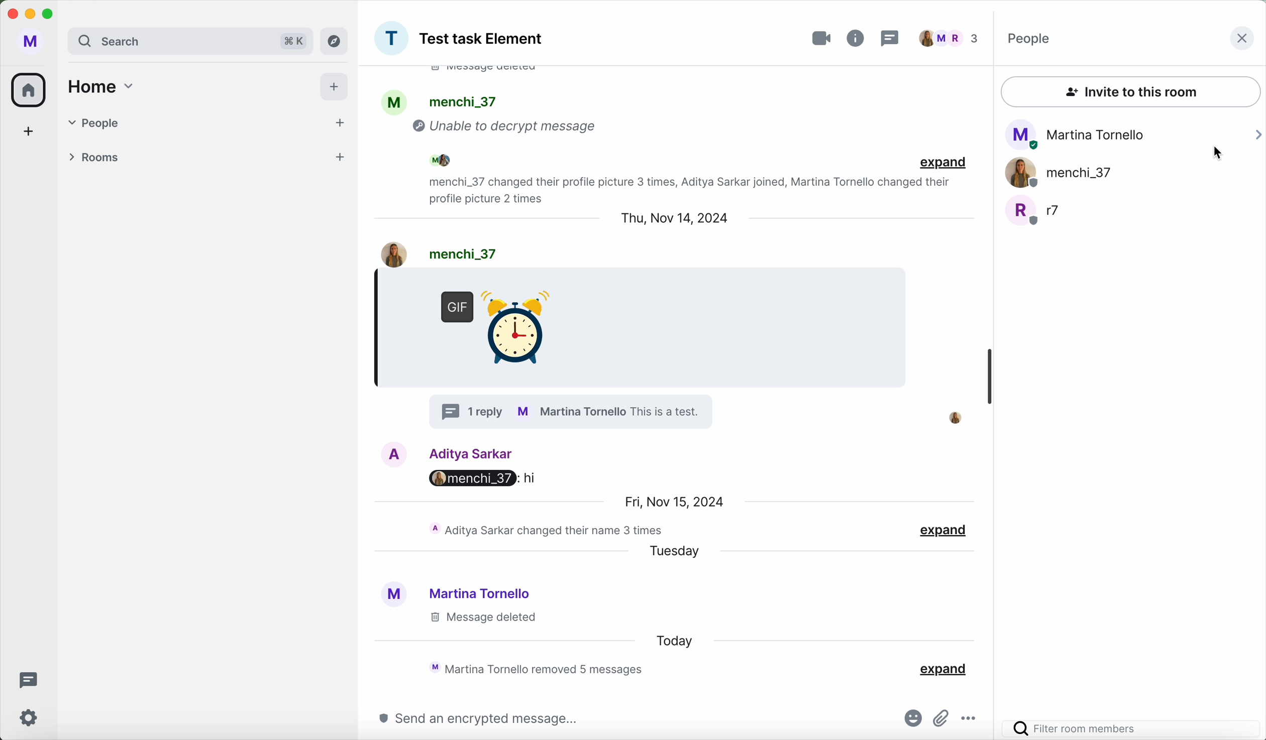 This screenshot has height=740, width=1266. What do you see at coordinates (1241, 39) in the screenshot?
I see `close button` at bounding box center [1241, 39].